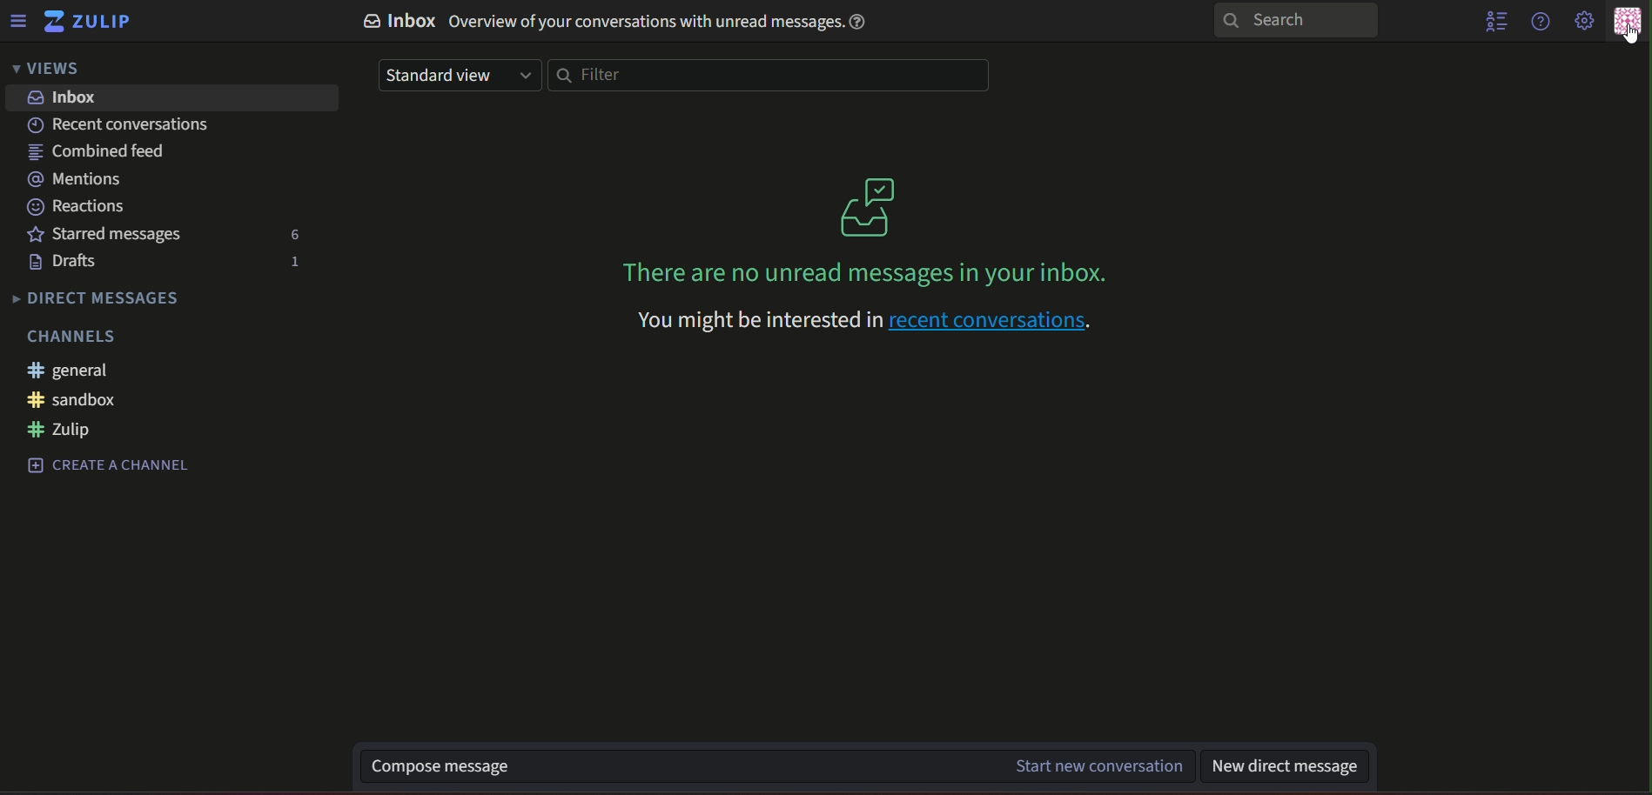 The height and width of the screenshot is (795, 1652). What do you see at coordinates (77, 179) in the screenshot?
I see `mentions` at bounding box center [77, 179].